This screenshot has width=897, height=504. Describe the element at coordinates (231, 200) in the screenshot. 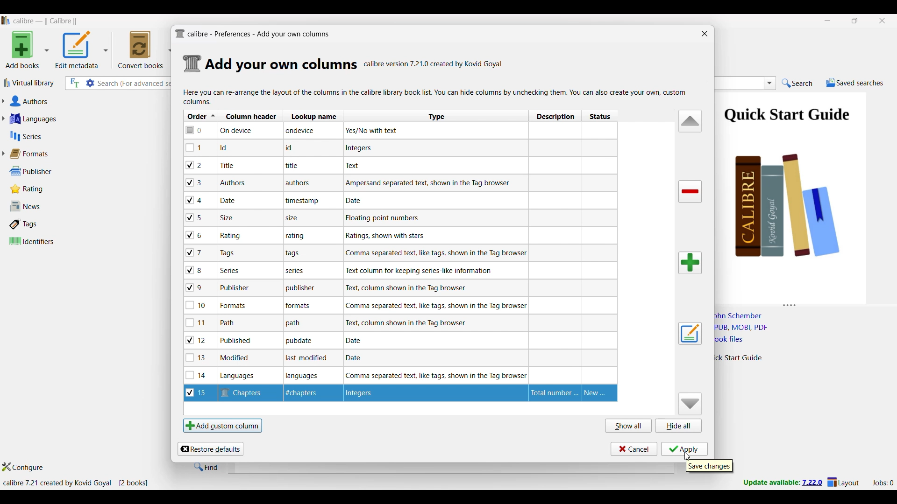

I see `Note` at that location.